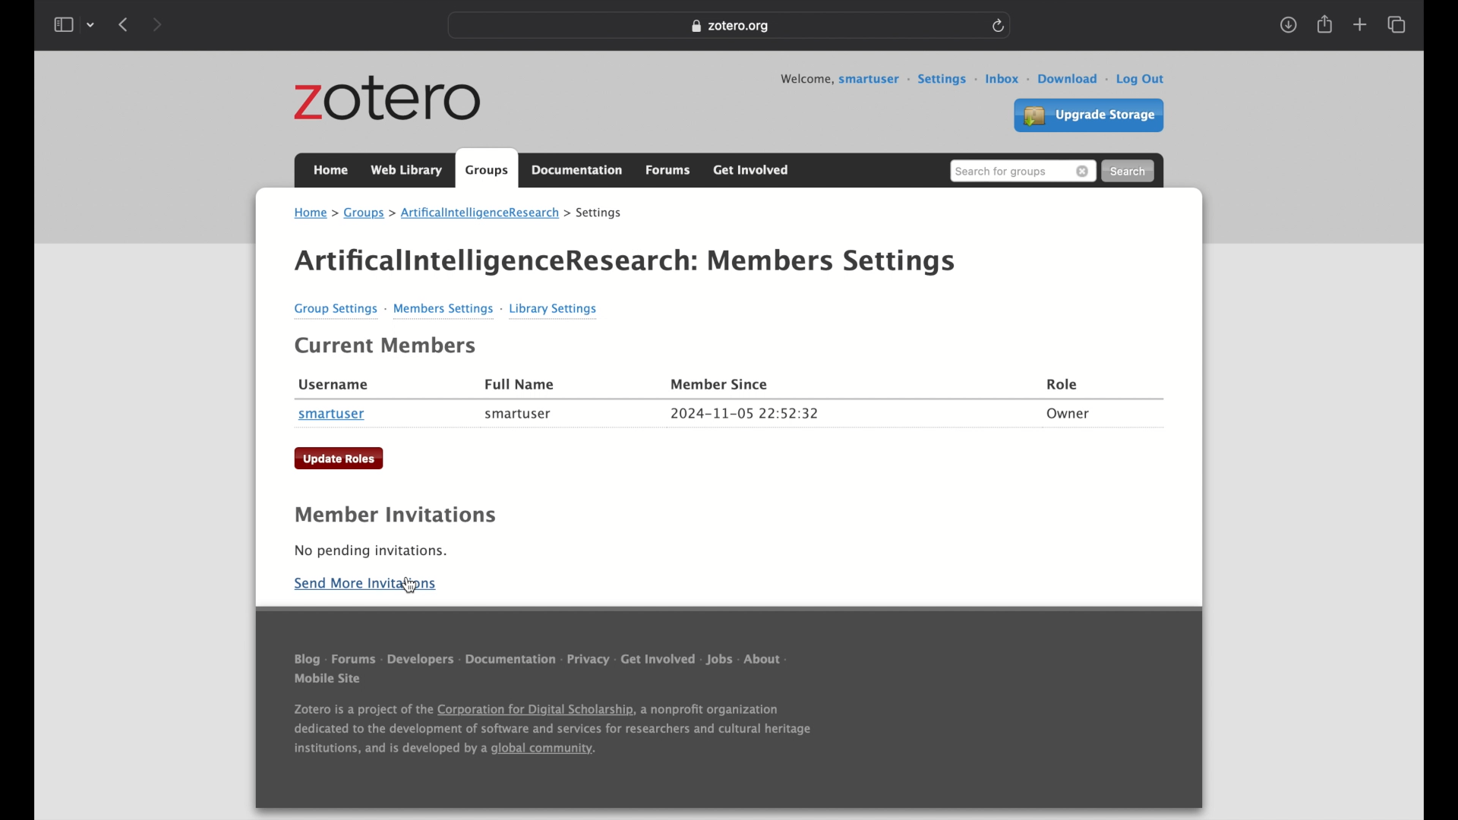  I want to click on documentation, so click(576, 169).